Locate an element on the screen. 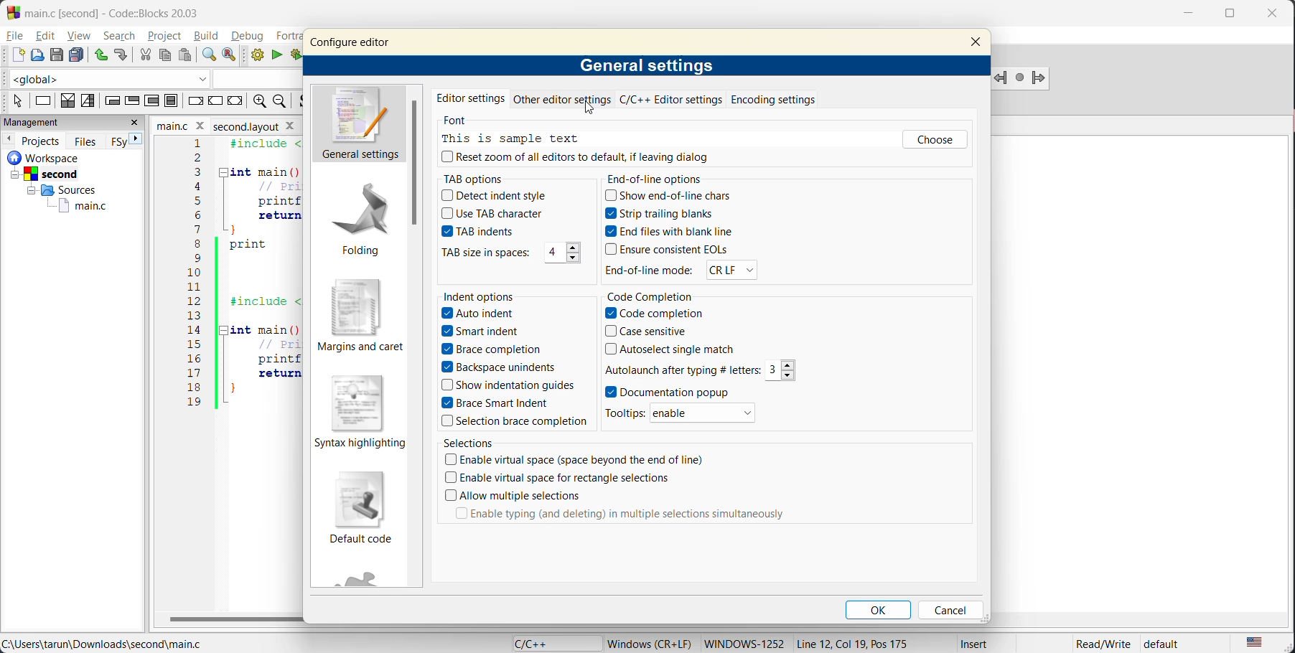 This screenshot has height=653, width=1295. cursor is located at coordinates (590, 110).